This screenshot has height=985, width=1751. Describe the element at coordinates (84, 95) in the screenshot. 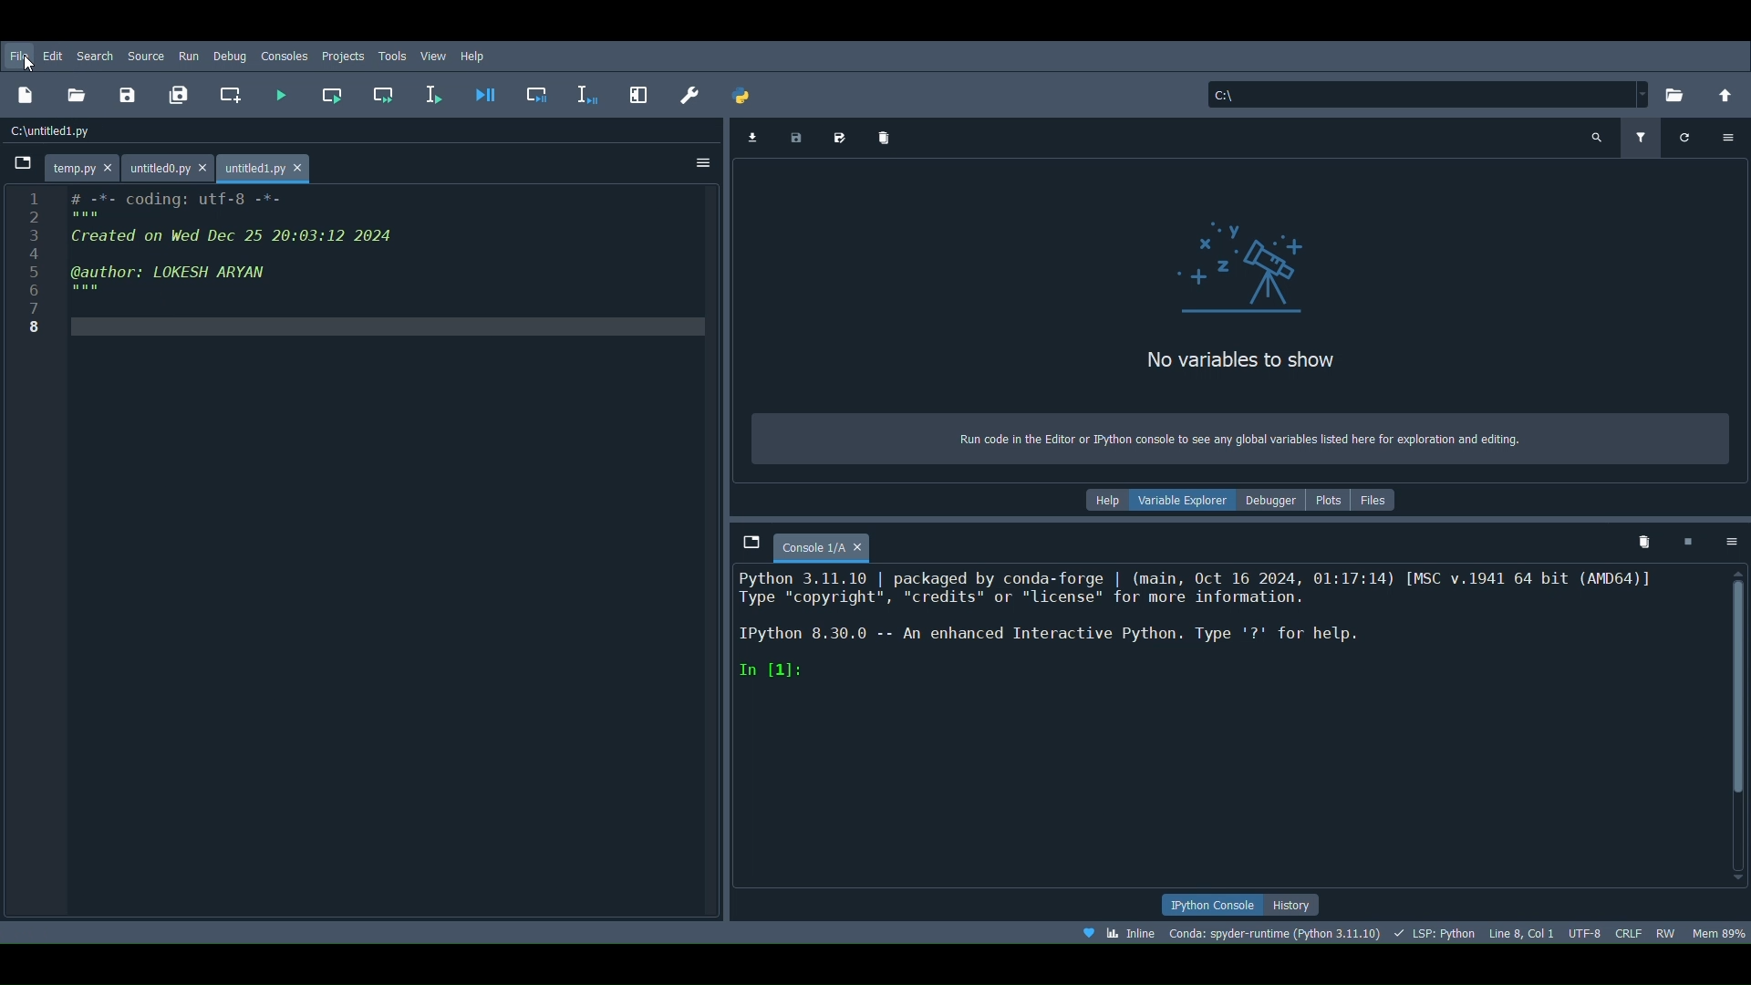

I see `Open file (Ctrl + O)` at that location.